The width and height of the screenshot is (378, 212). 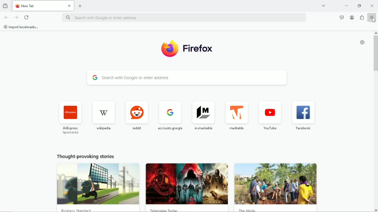 What do you see at coordinates (304, 115) in the screenshot?
I see `facebook` at bounding box center [304, 115].